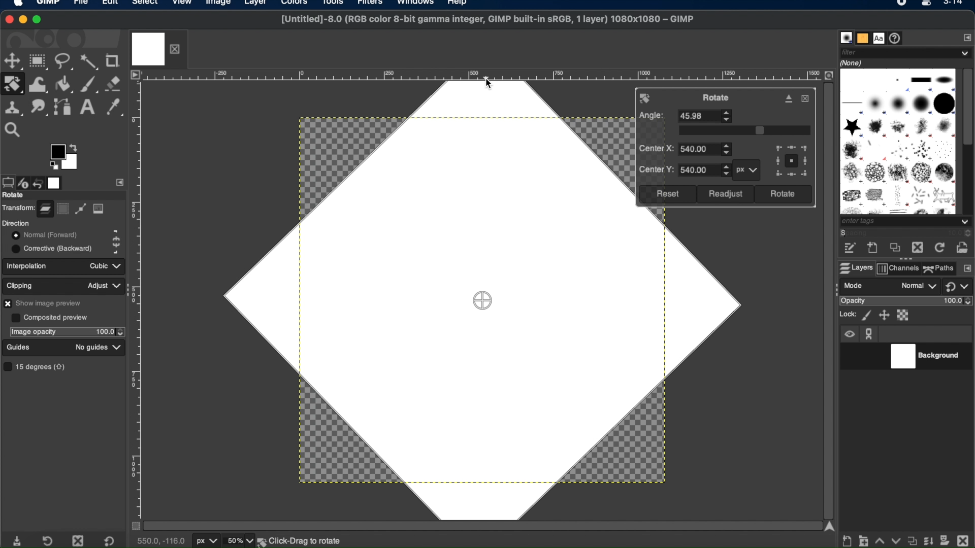 This screenshot has width=975, height=548. Describe the element at coordinates (19, 540) in the screenshot. I see `save tool preset` at that location.